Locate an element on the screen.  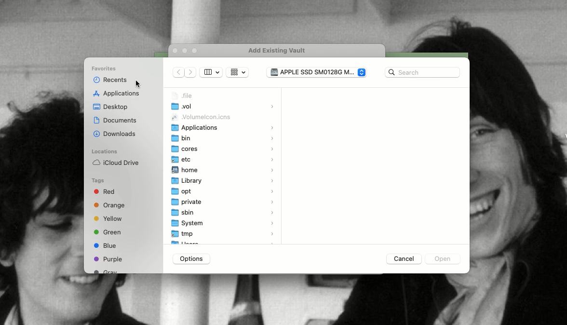
Favorites is located at coordinates (106, 69).